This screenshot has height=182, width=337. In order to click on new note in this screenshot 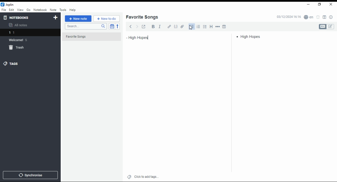, I will do `click(78, 19)`.